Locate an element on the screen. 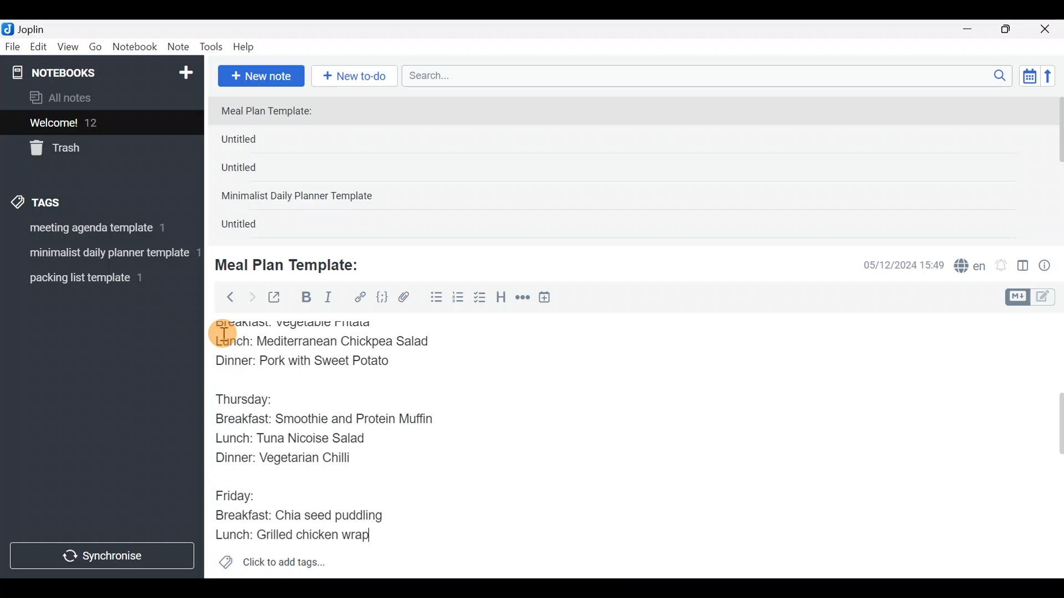 The height and width of the screenshot is (598, 1064). Search bar is located at coordinates (710, 74).